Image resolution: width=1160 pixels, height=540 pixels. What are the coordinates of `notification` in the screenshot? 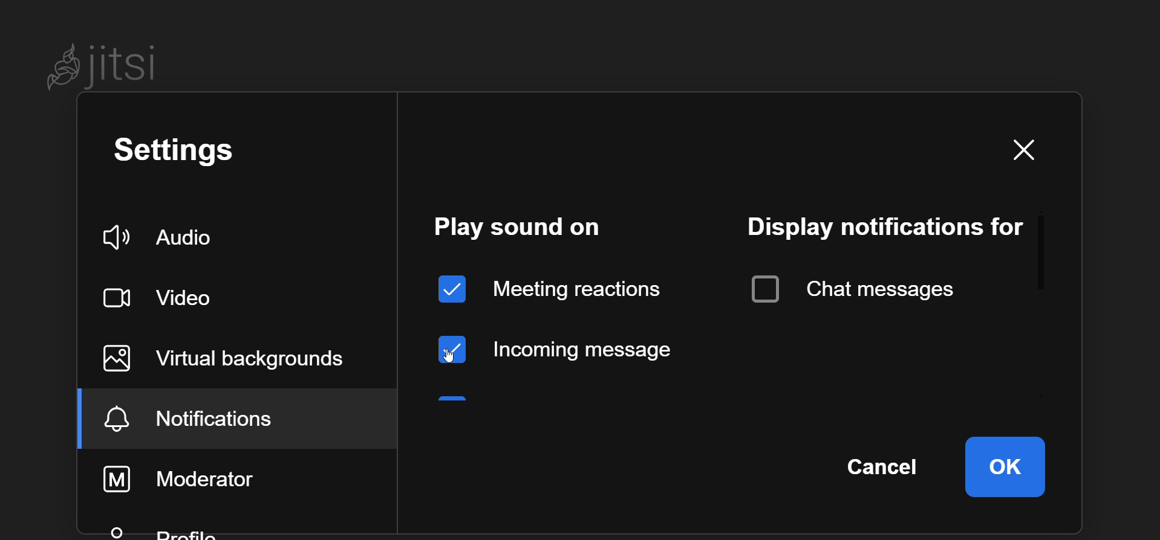 It's located at (211, 418).